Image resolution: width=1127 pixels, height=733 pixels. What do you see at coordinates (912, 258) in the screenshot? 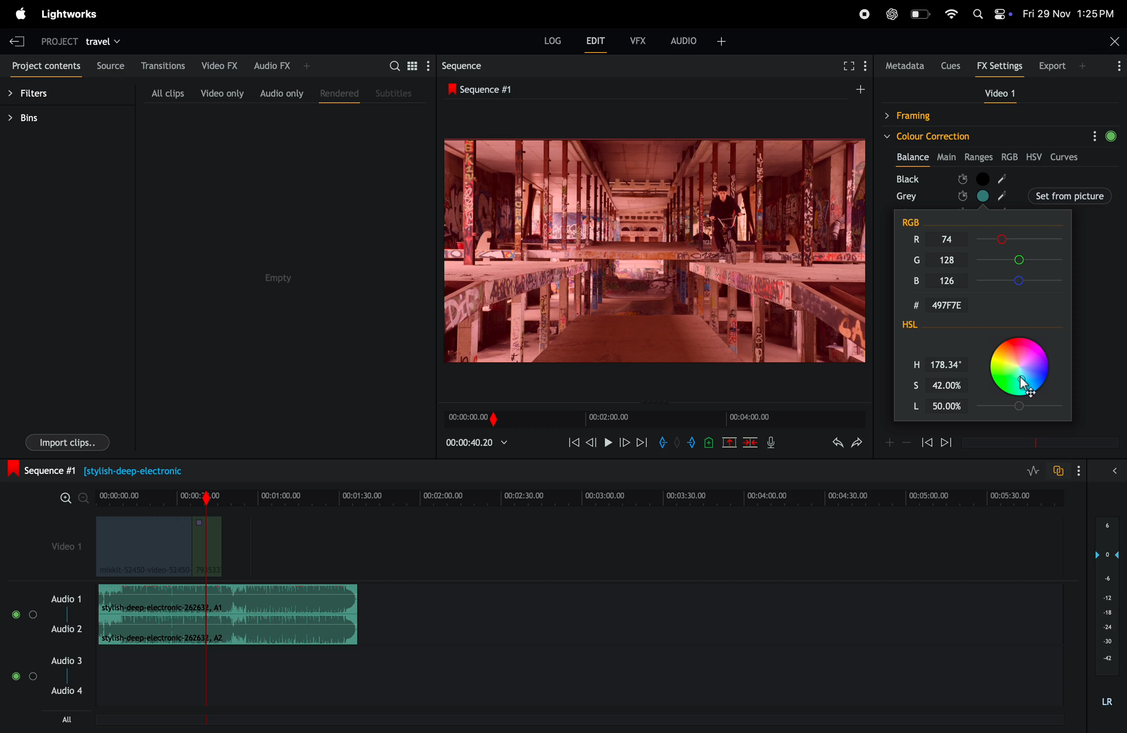
I see `G` at bounding box center [912, 258].